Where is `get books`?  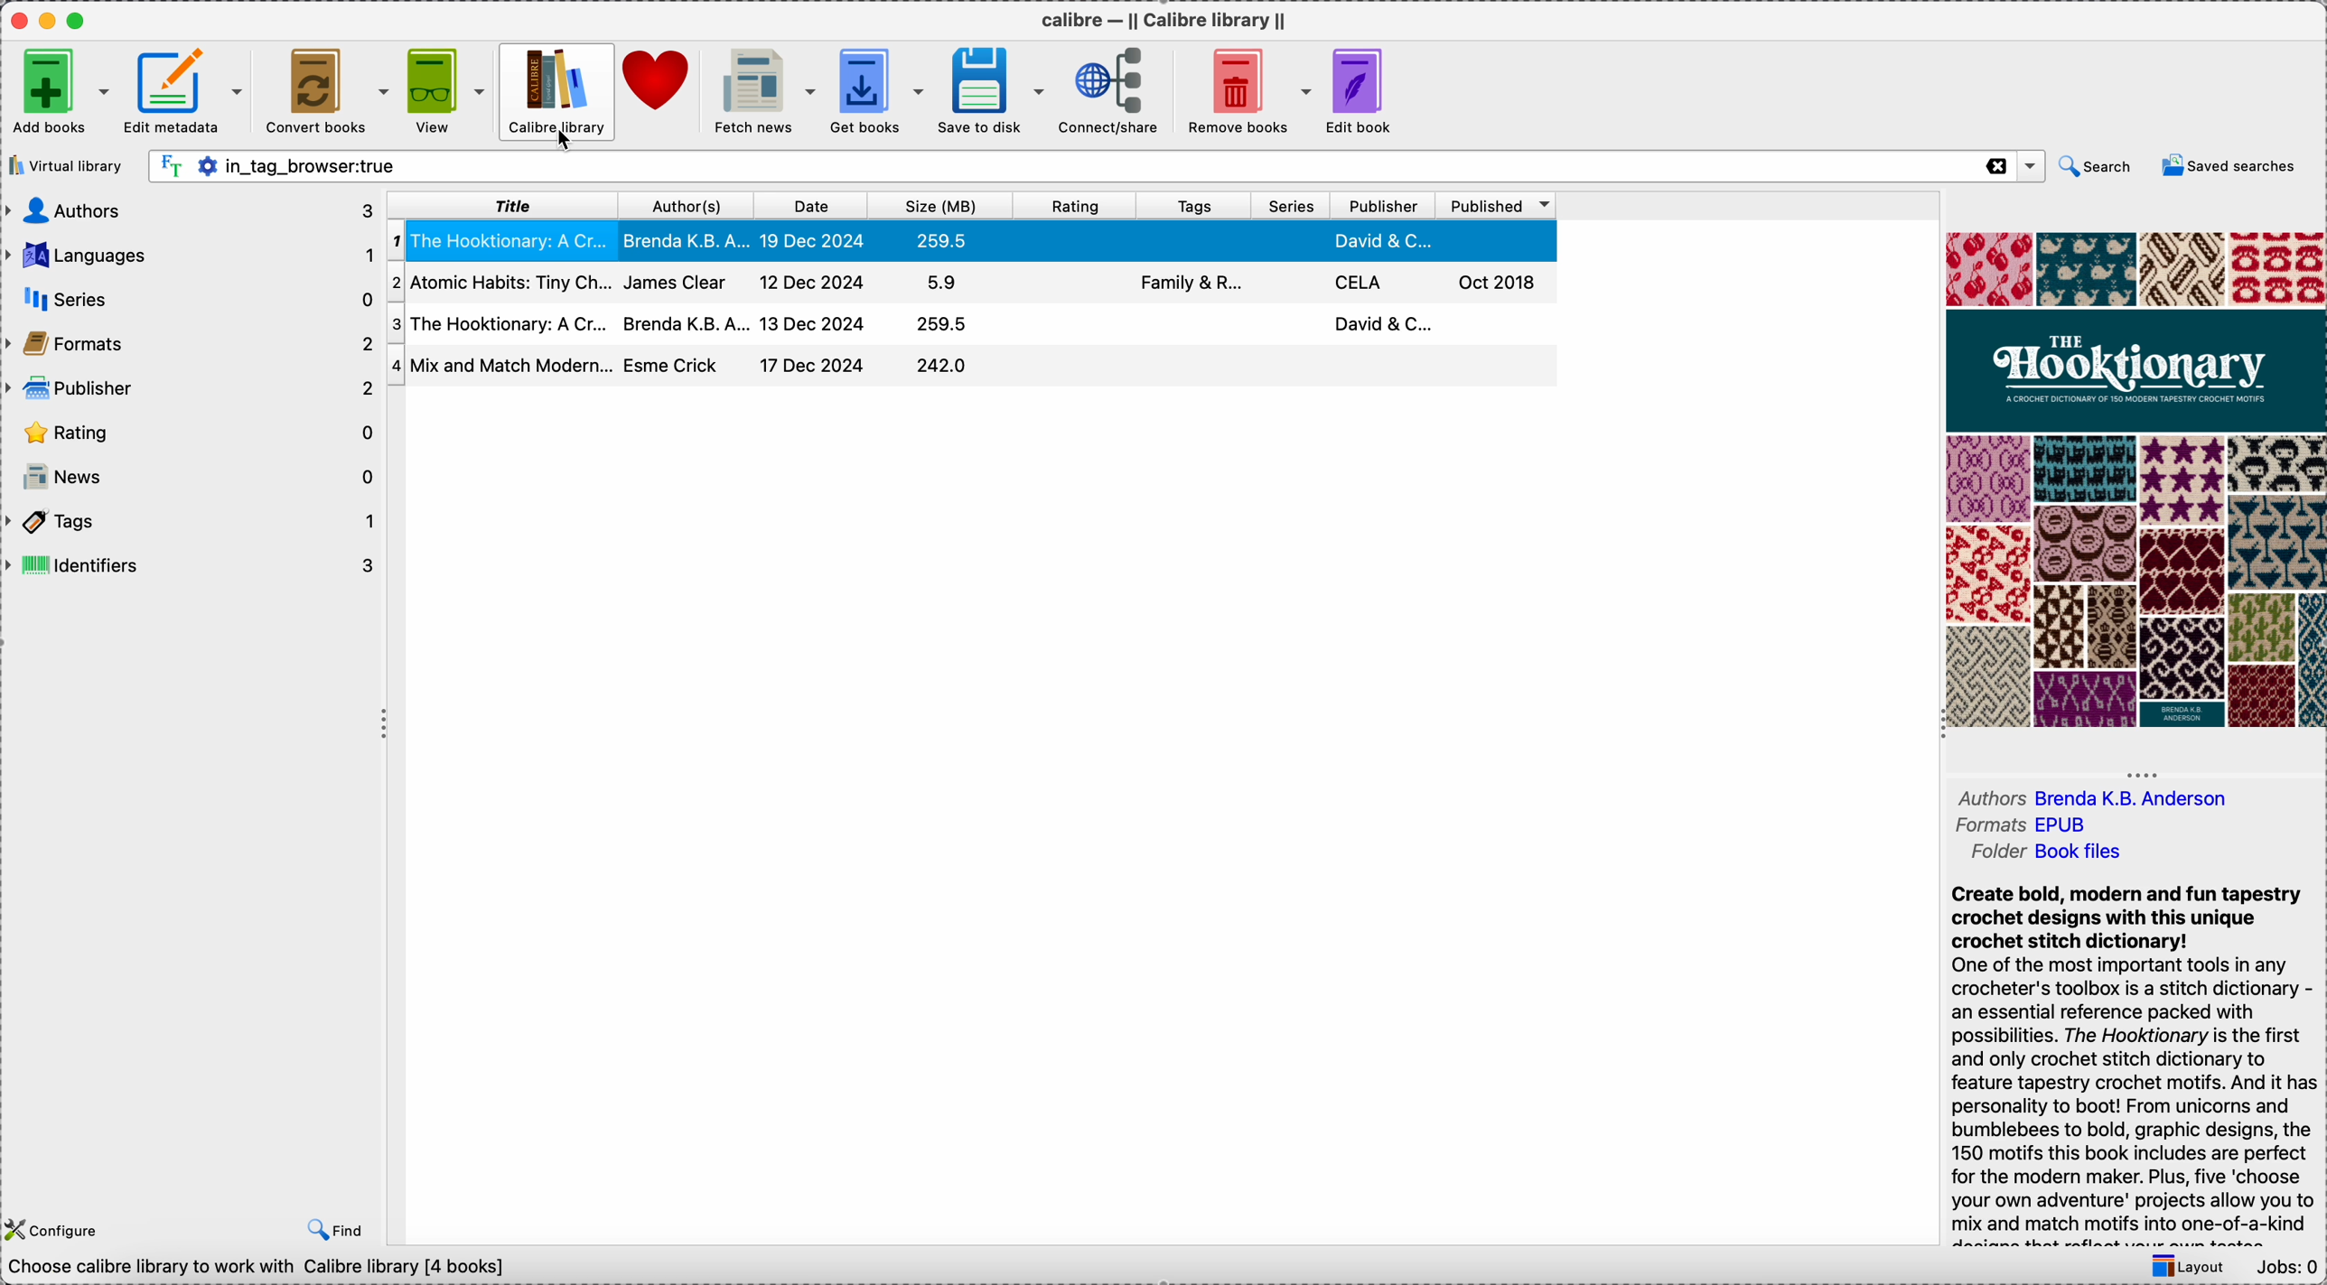 get books is located at coordinates (878, 89).